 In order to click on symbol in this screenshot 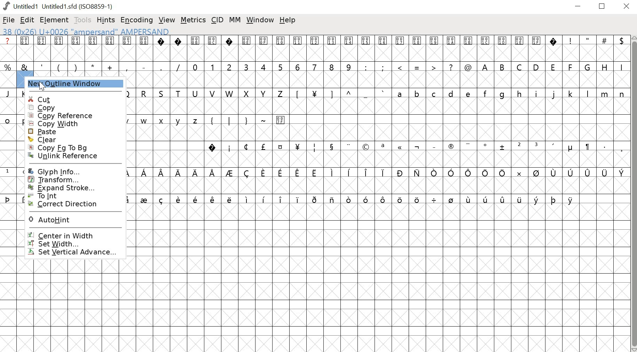, I will do `click(179, 199)`.